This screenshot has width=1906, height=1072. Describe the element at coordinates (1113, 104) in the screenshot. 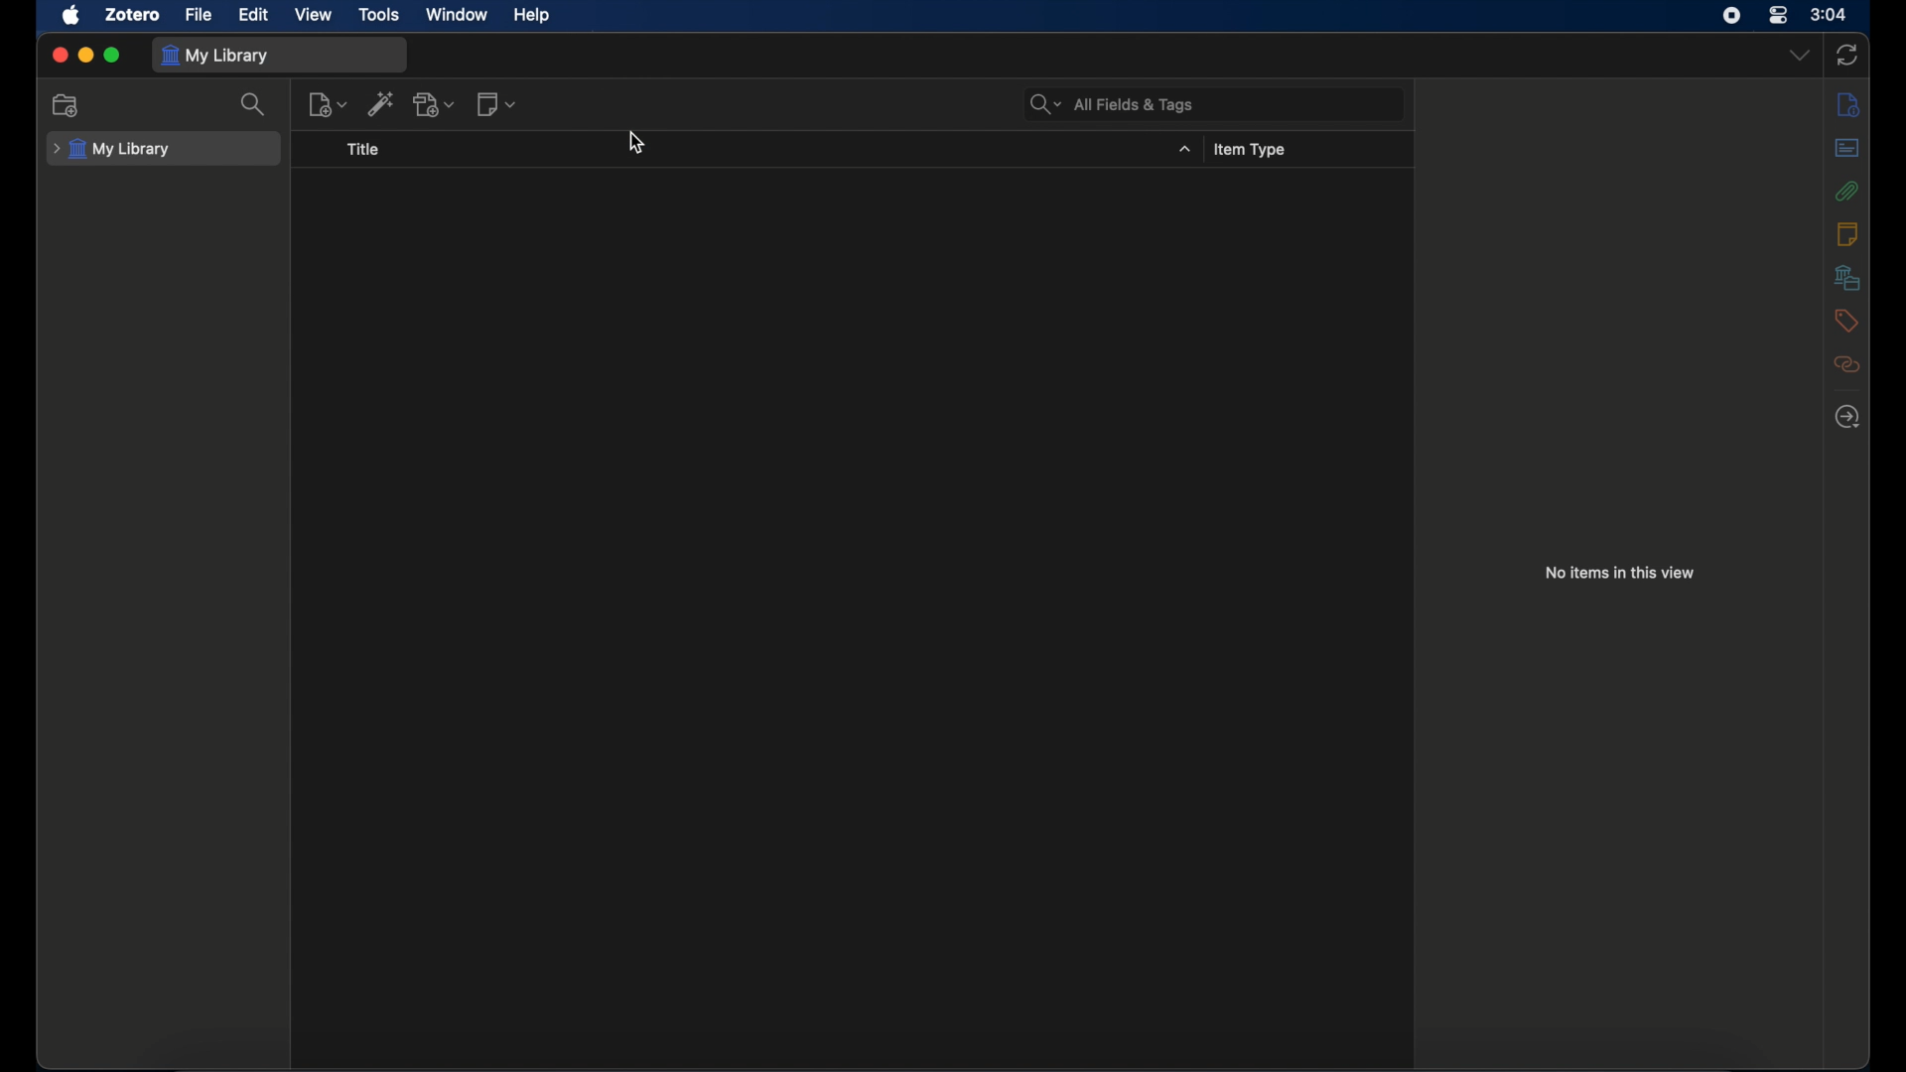

I see `all fields & tags` at that location.